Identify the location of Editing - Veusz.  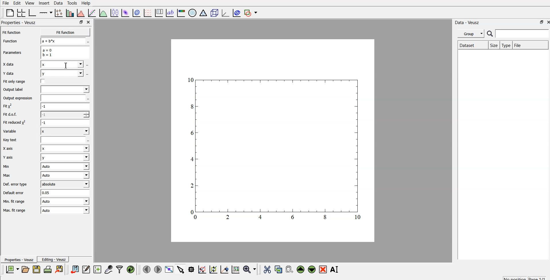
(55, 259).